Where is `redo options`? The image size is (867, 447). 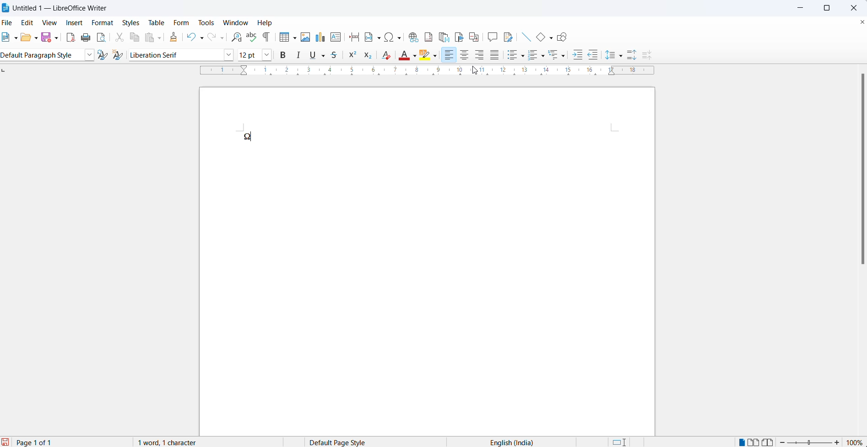 redo options is located at coordinates (223, 39).